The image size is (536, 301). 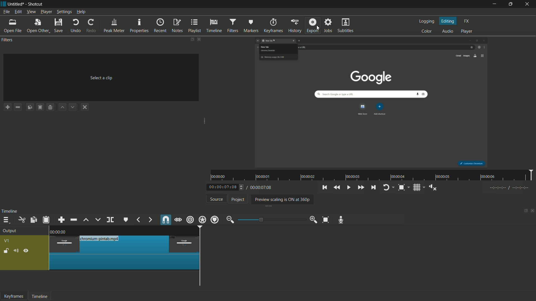 What do you see at coordinates (60, 231) in the screenshot?
I see `0.00` at bounding box center [60, 231].